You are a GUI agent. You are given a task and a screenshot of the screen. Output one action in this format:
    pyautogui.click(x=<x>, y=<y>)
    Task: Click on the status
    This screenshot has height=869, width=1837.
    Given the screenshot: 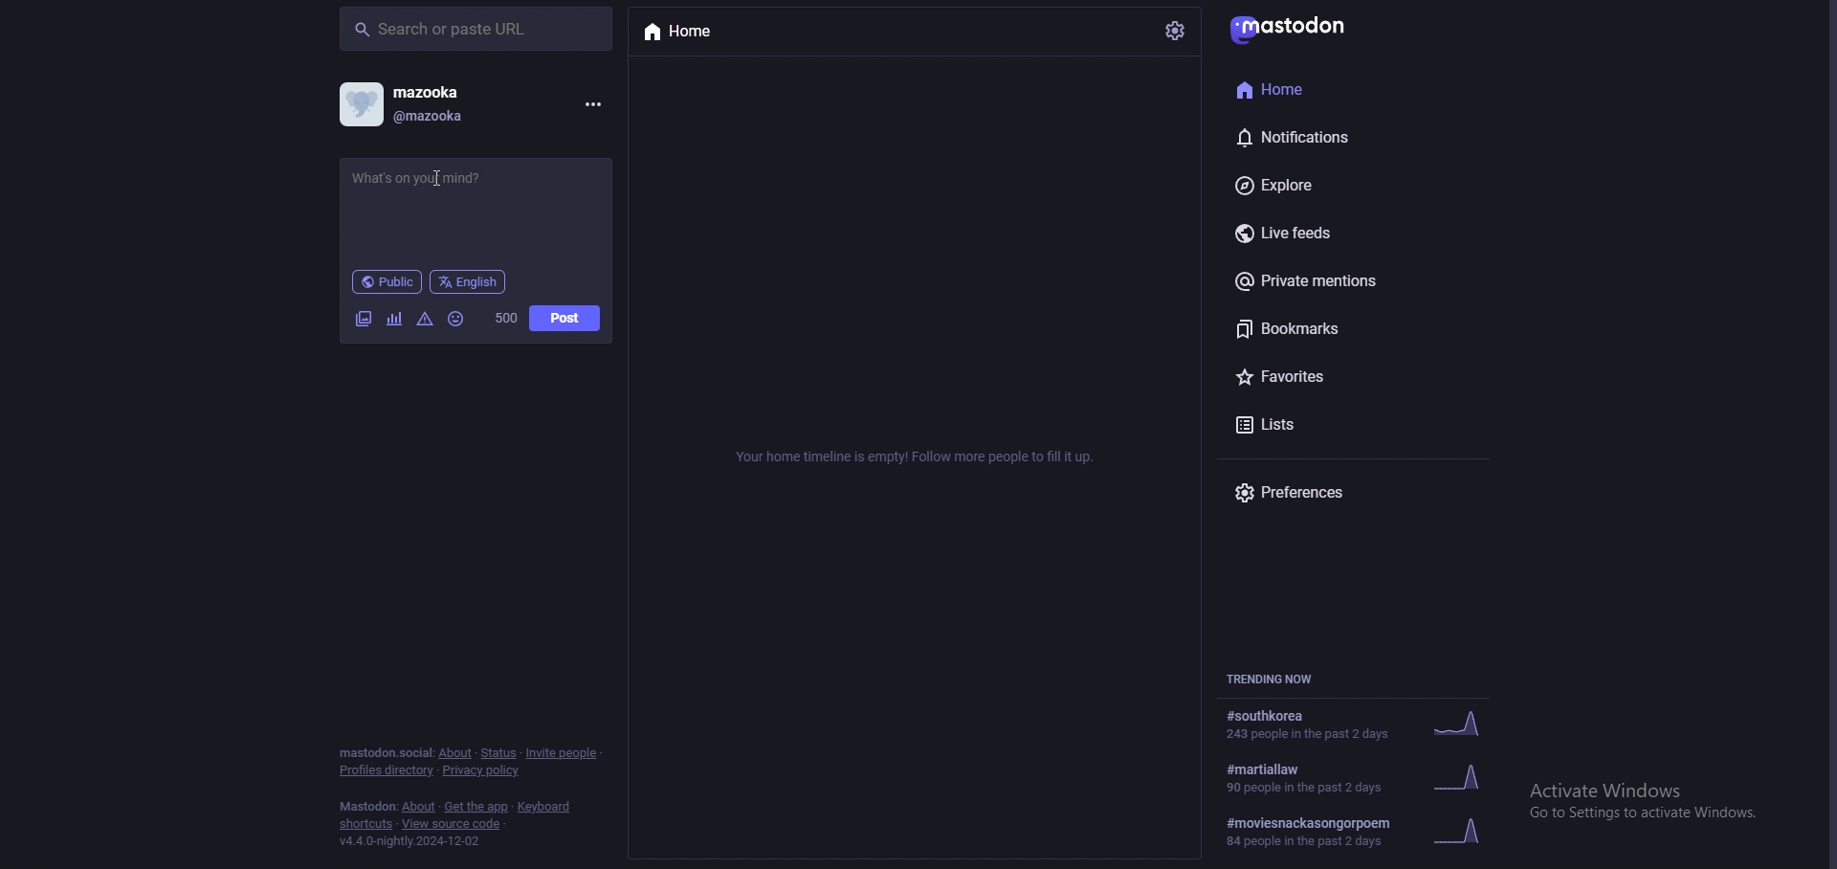 What is the action you would take?
    pyautogui.click(x=438, y=179)
    